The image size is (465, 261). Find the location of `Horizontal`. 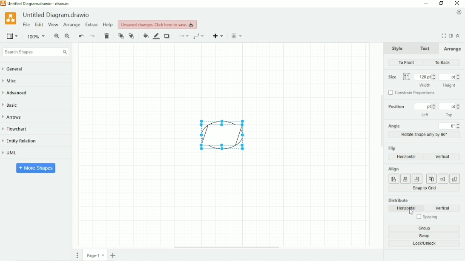

Horizontal is located at coordinates (407, 208).